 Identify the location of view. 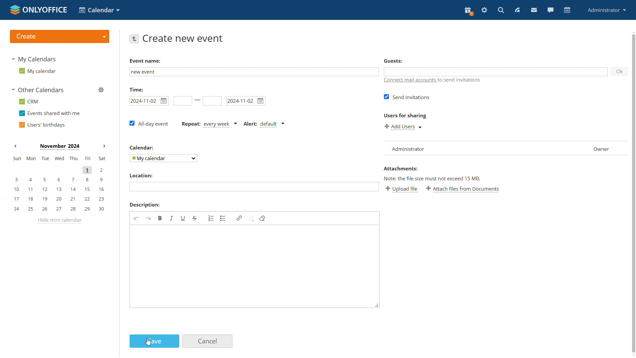
(517, 10).